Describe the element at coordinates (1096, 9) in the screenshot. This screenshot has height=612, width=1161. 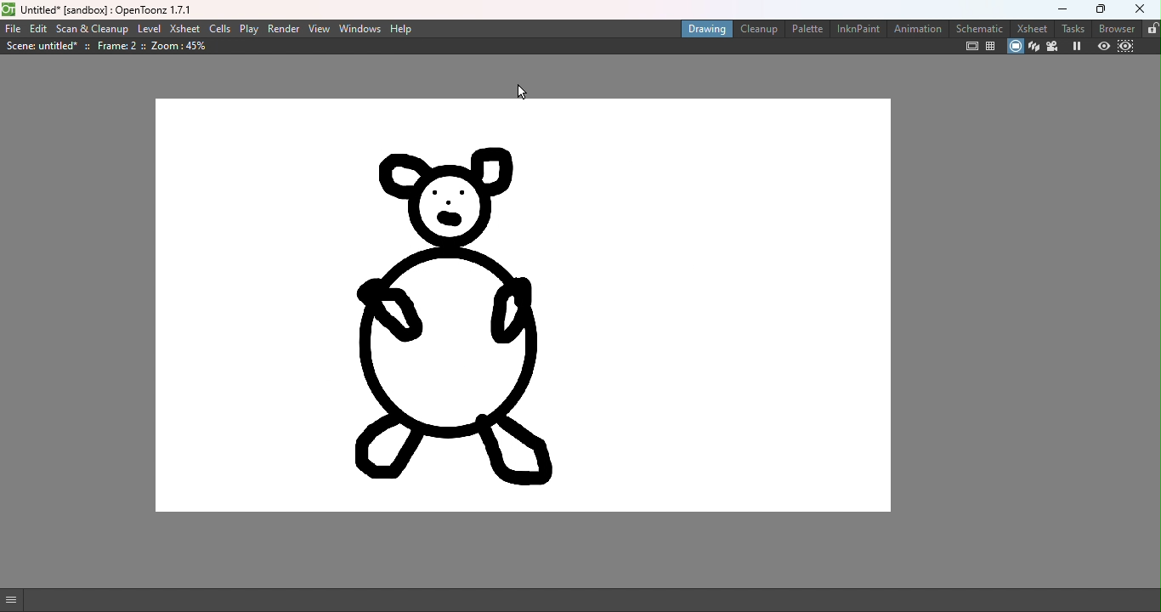
I see `maximize` at that location.